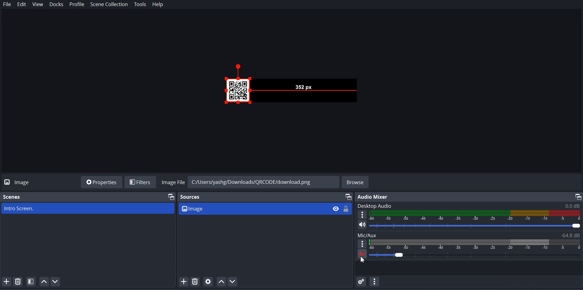 The width and height of the screenshot is (583, 290). I want to click on Audio Mixer Menu, so click(374, 282).